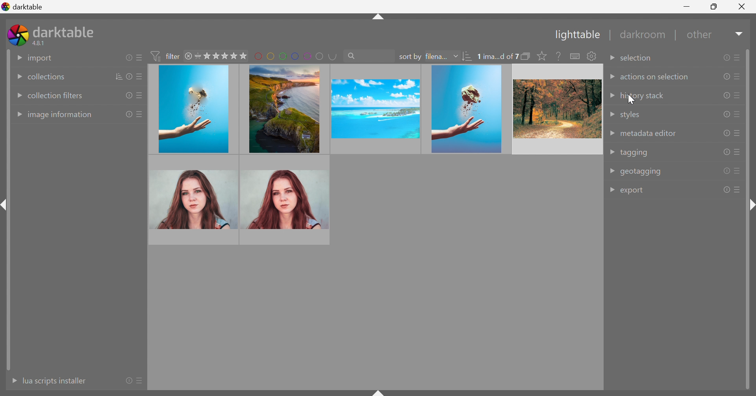  What do you see at coordinates (379, 391) in the screenshot?
I see `shift+ctrl+b` at bounding box center [379, 391].